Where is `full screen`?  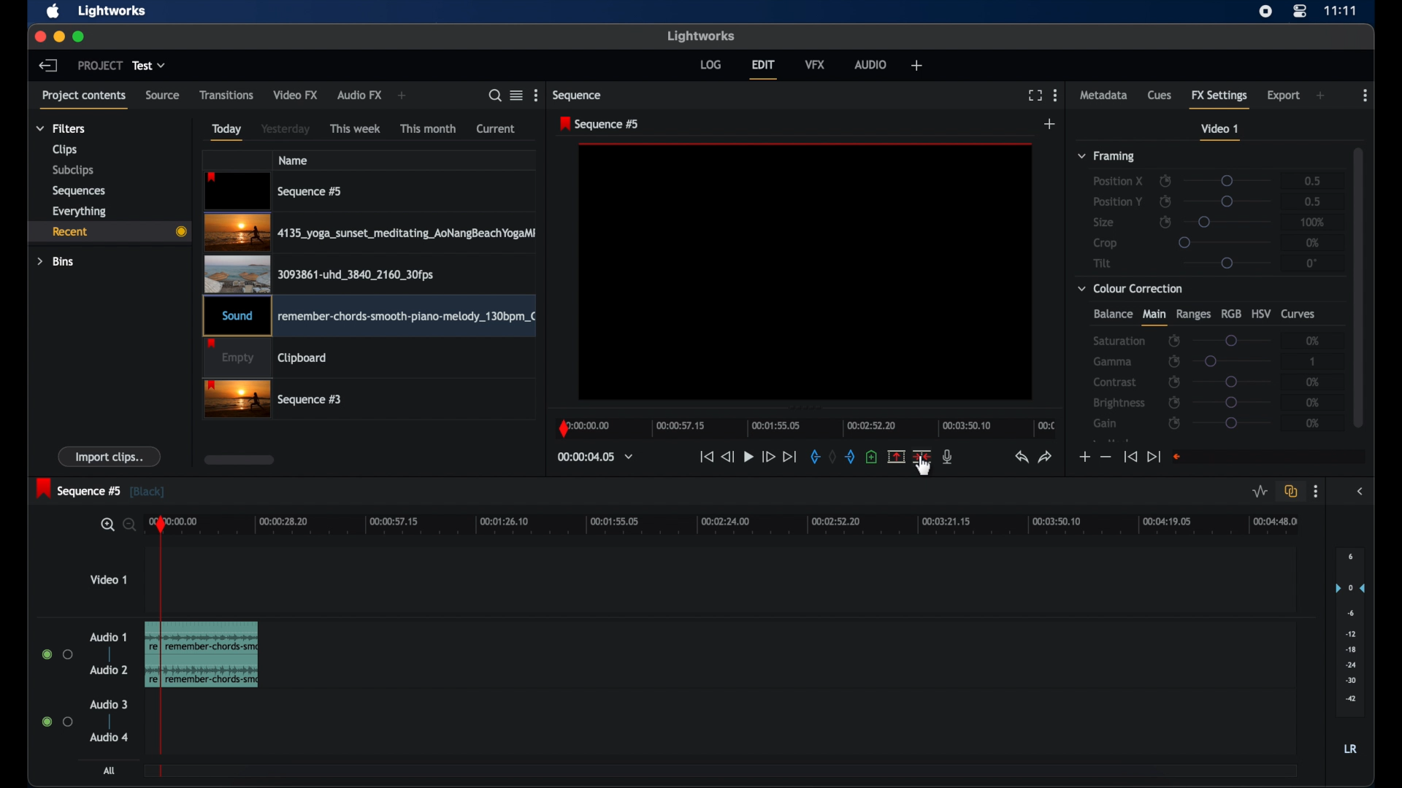
full screen is located at coordinates (1035, 96).